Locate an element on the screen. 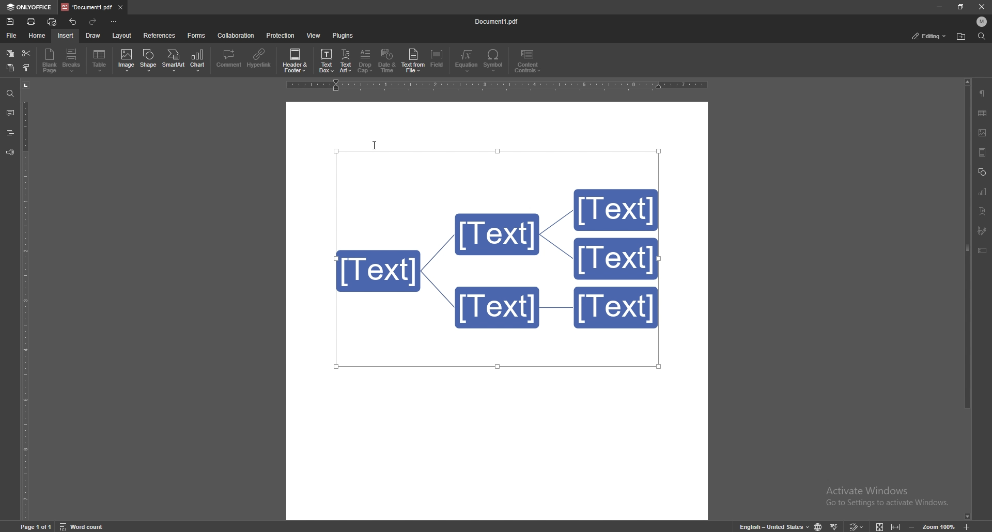  view is located at coordinates (314, 35).